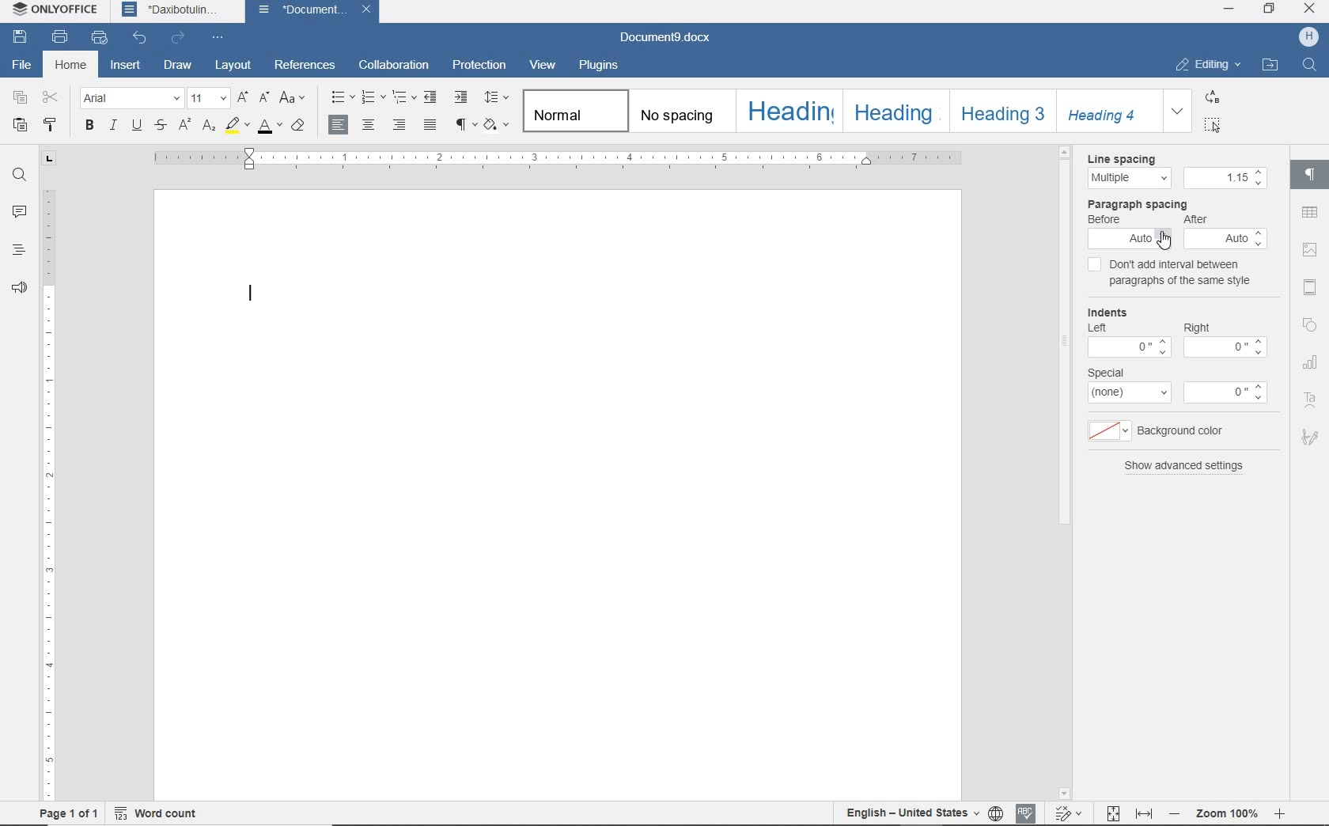 The image size is (1329, 826). What do you see at coordinates (1308, 326) in the screenshot?
I see `shape` at bounding box center [1308, 326].